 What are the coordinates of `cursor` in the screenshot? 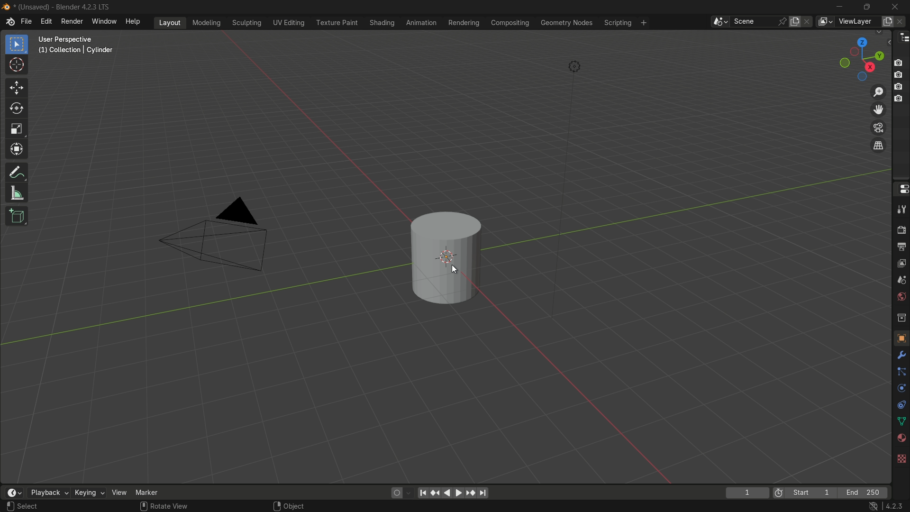 It's located at (17, 66).